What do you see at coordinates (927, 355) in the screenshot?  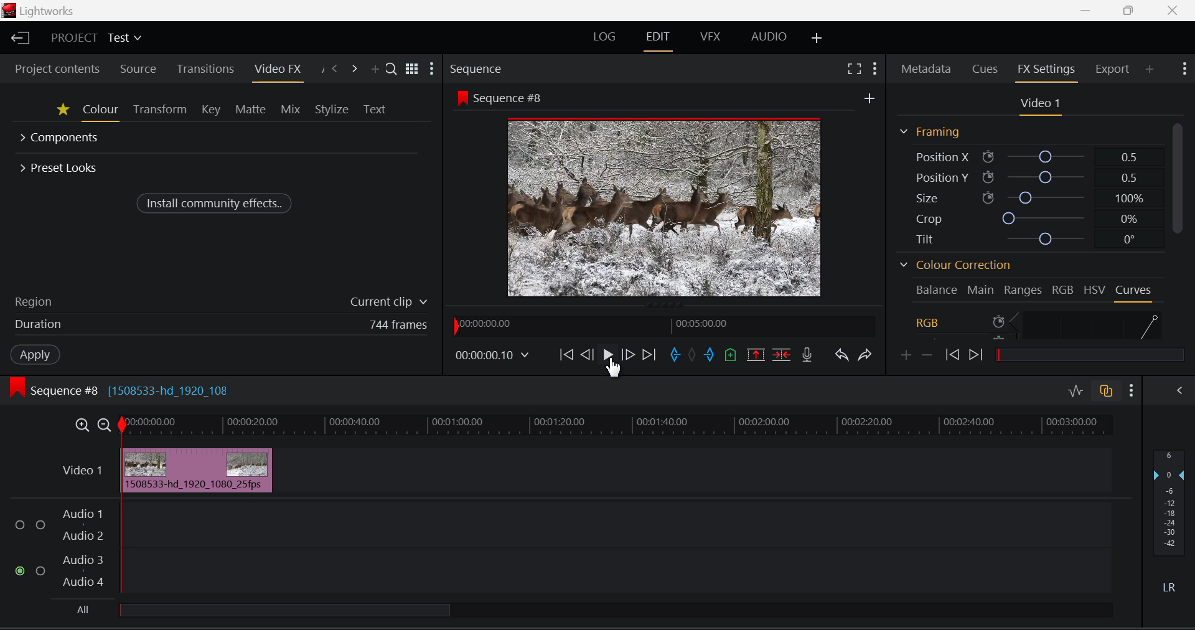 I see `Remove keyframe` at bounding box center [927, 355].